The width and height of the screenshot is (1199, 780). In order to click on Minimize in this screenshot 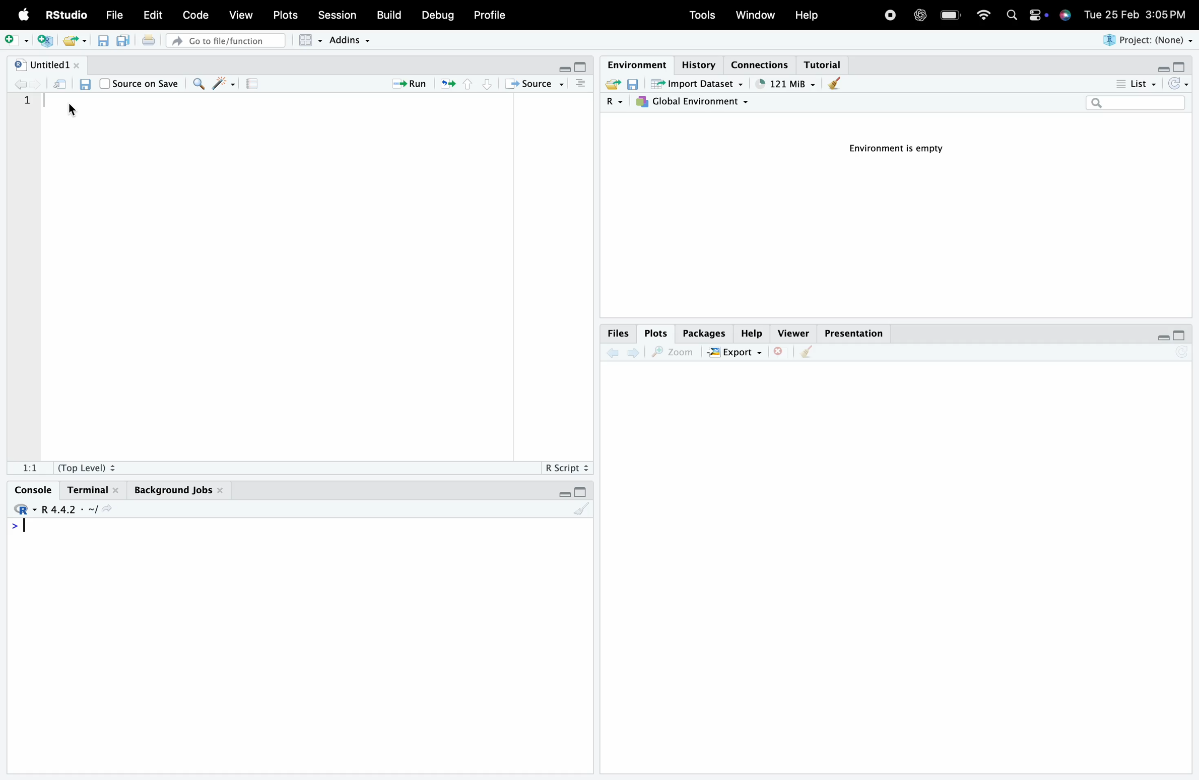, I will do `click(1164, 337)`.